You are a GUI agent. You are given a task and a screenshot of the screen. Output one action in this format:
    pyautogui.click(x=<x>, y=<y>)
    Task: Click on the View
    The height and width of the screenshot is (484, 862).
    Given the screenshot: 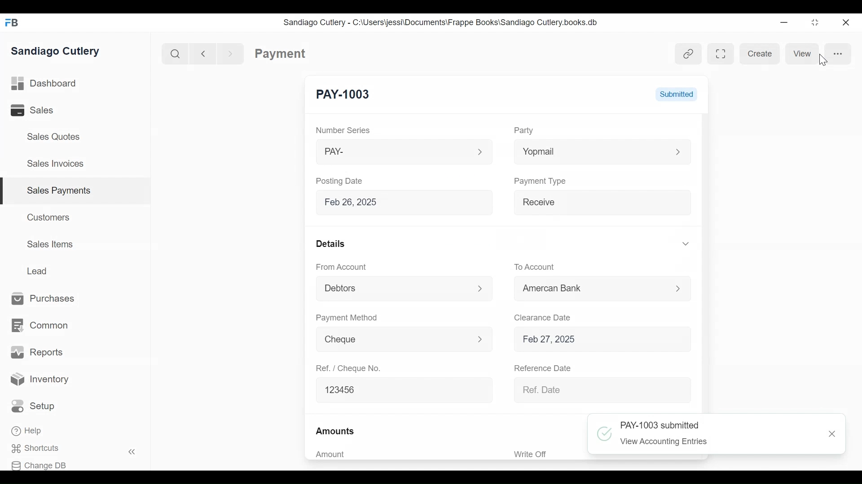 What is the action you would take?
    pyautogui.click(x=802, y=54)
    